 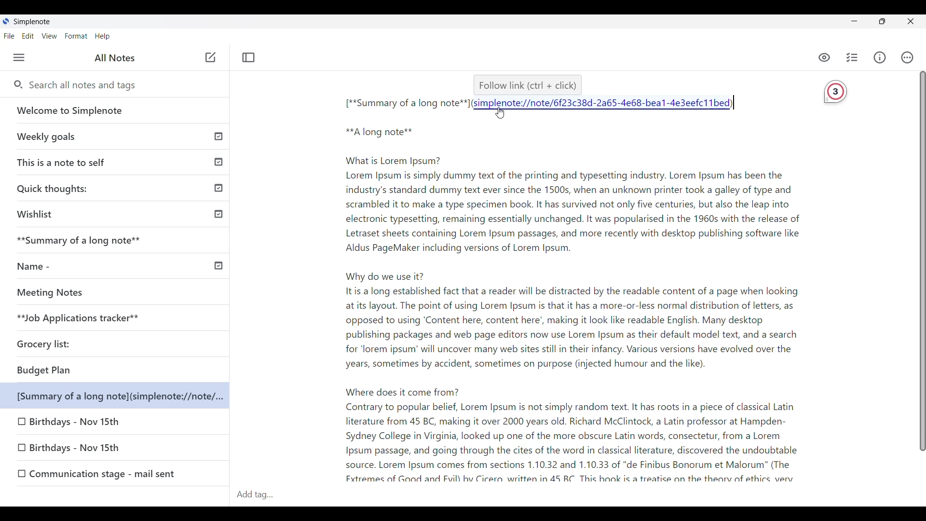 What do you see at coordinates (883, 21) in the screenshot?
I see `Resize` at bounding box center [883, 21].